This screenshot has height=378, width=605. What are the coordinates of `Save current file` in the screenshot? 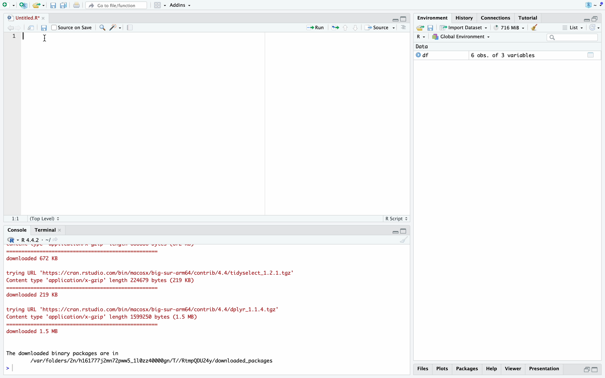 It's located at (54, 5).